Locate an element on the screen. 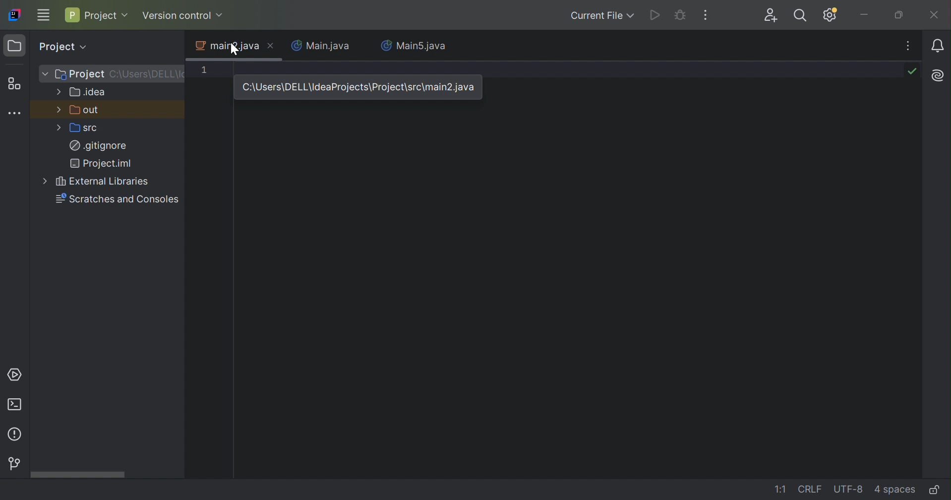  Project is located at coordinates (98, 14).